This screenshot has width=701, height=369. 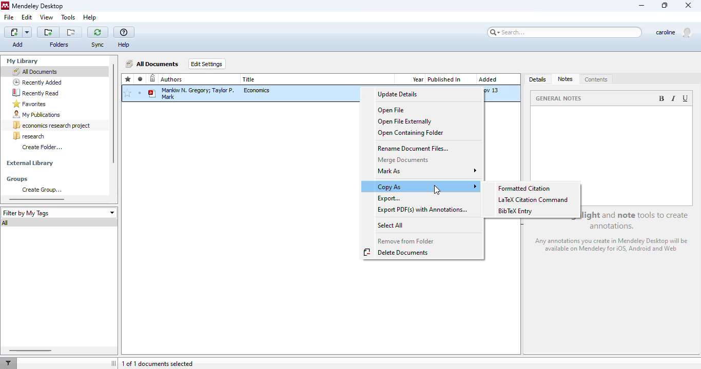 I want to click on Mankiw N. Gregor; Taylor P. Mark, so click(x=192, y=93).